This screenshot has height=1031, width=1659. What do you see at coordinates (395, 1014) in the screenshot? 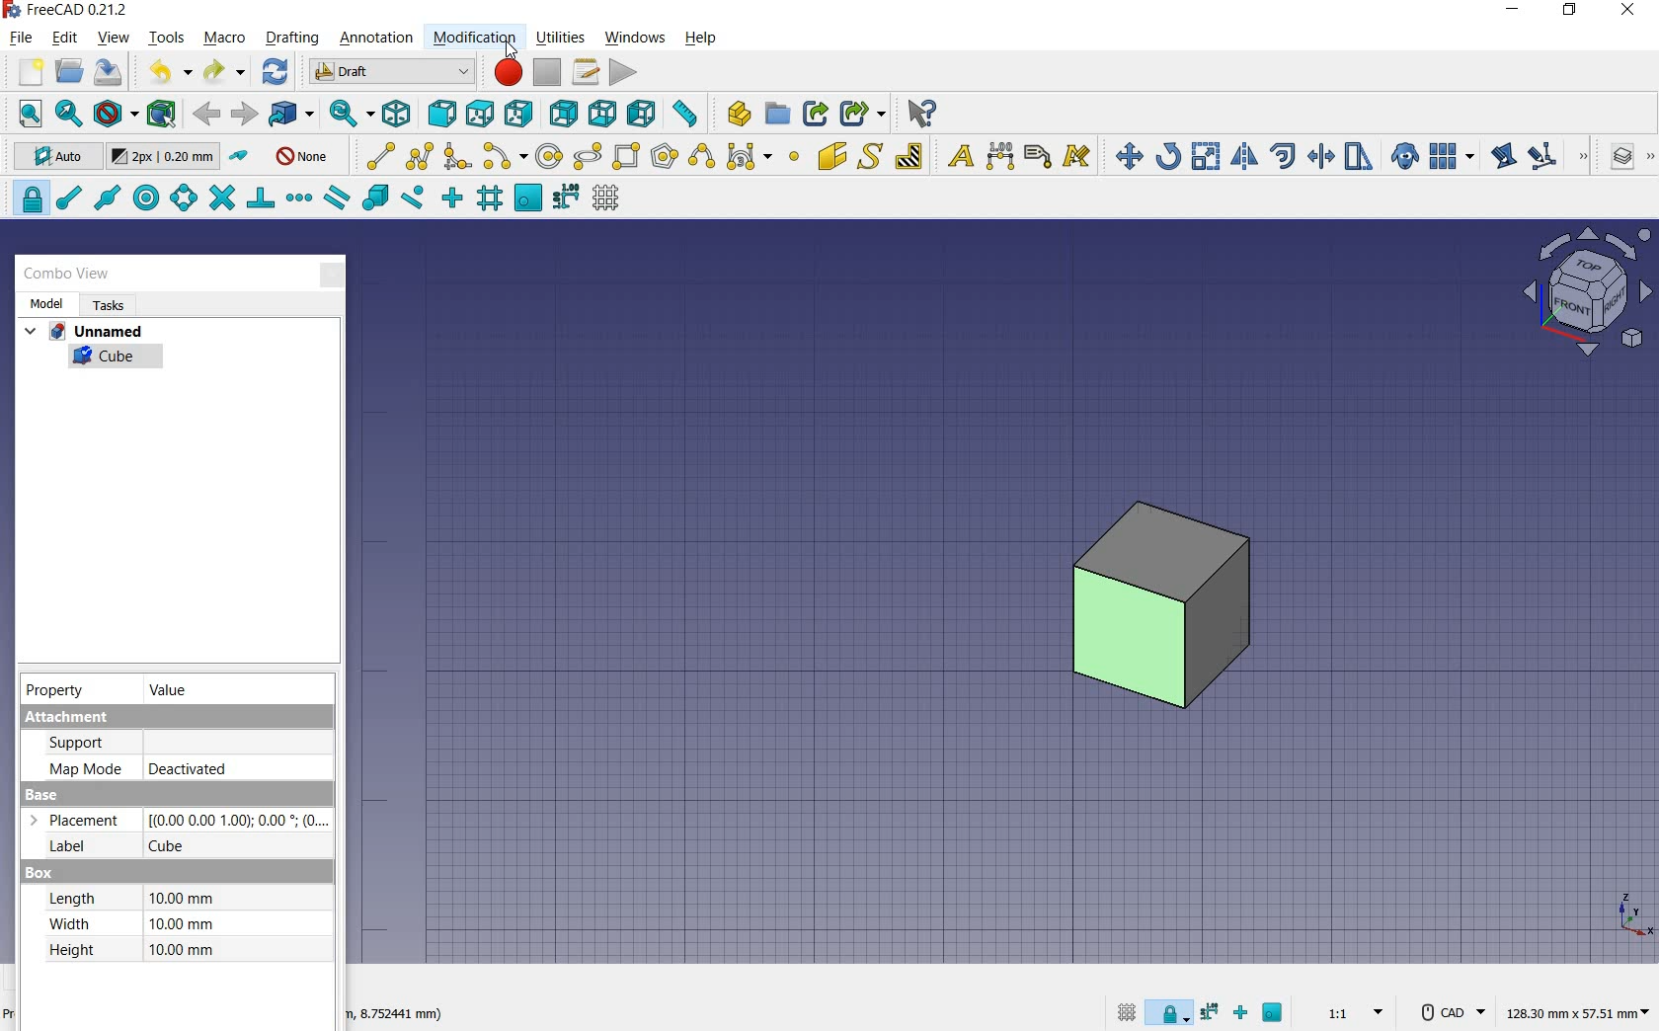
I see `dimension` at bounding box center [395, 1014].